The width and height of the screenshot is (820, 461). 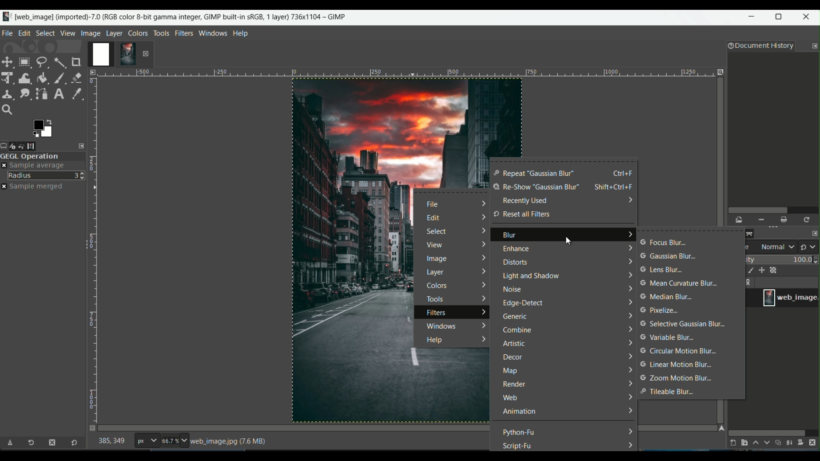 What do you see at coordinates (437, 313) in the screenshot?
I see `filters` at bounding box center [437, 313].